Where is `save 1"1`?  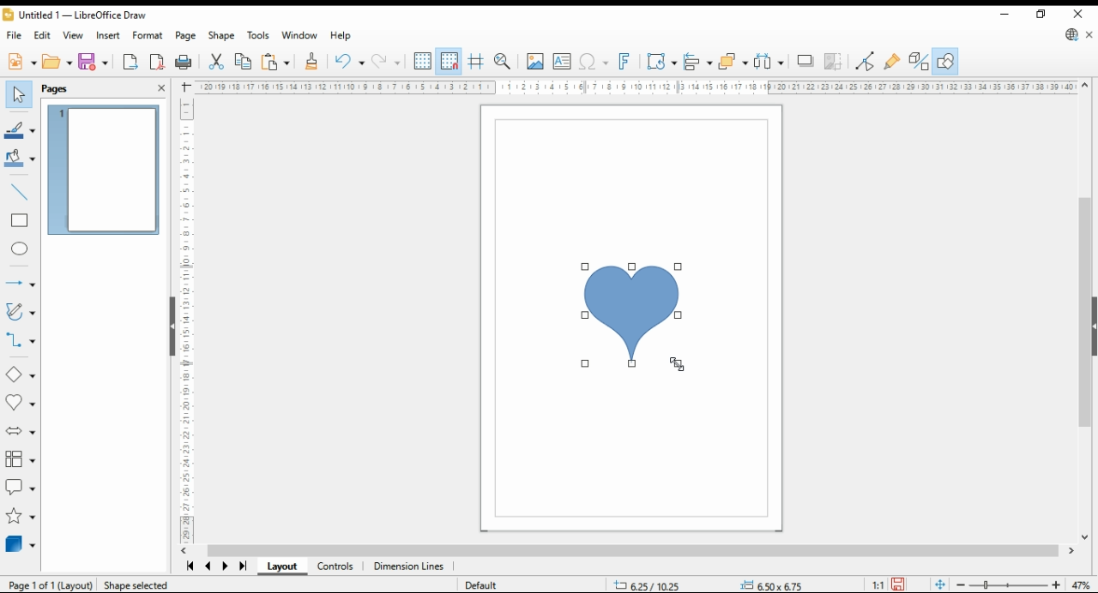
save 1"1 is located at coordinates (885, 580).